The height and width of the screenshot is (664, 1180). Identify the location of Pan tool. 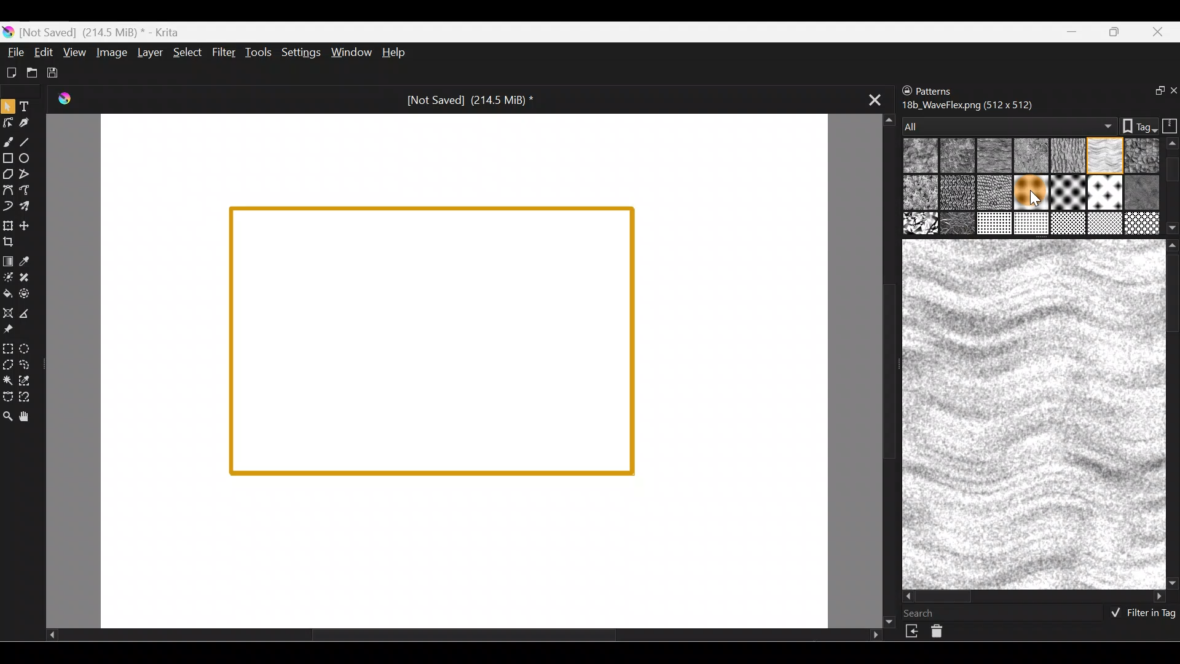
(30, 417).